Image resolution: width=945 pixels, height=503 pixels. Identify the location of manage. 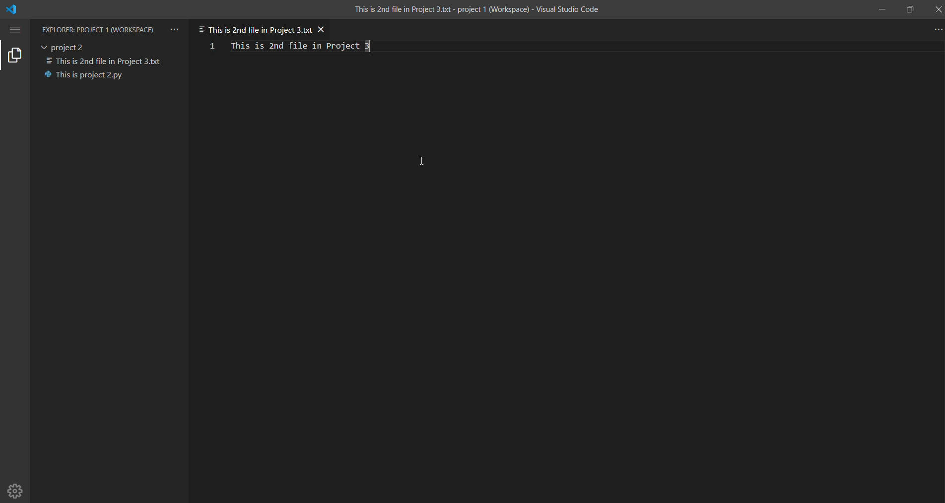
(16, 490).